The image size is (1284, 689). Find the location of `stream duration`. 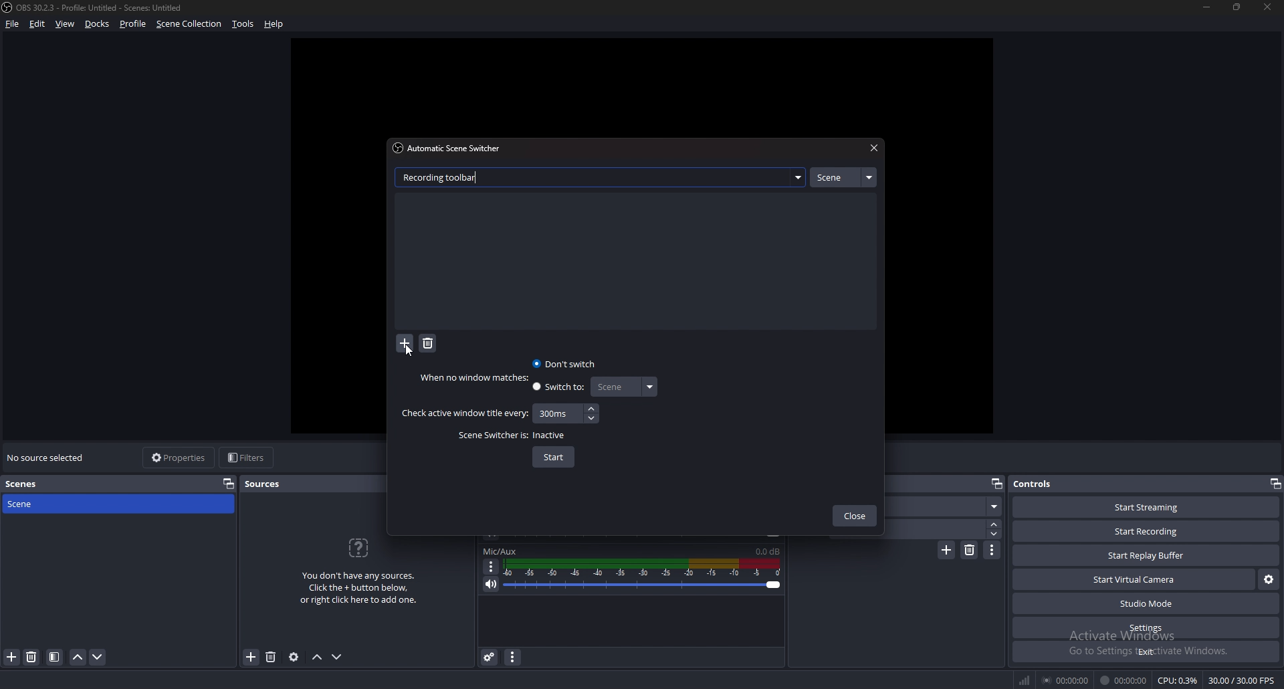

stream duration is located at coordinates (1067, 680).